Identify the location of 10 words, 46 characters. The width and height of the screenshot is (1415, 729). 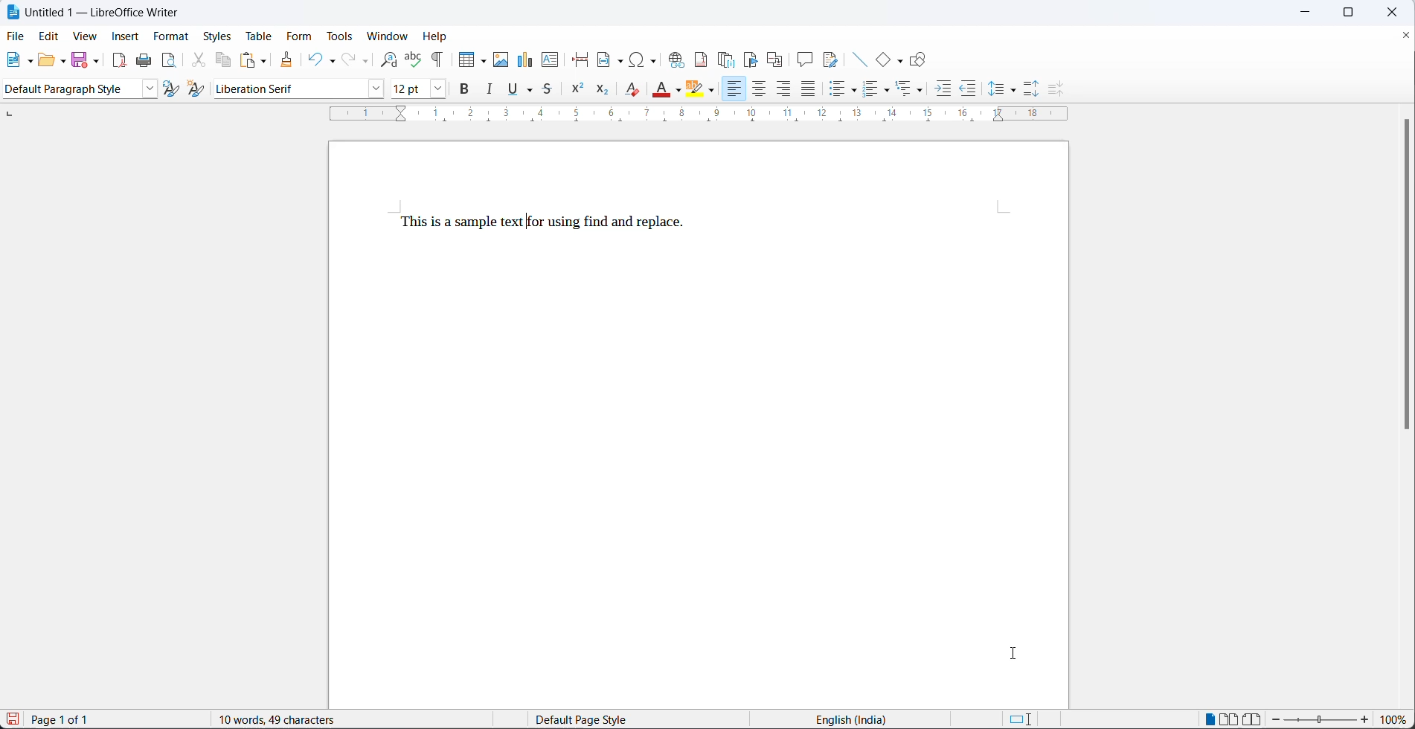
(295, 719).